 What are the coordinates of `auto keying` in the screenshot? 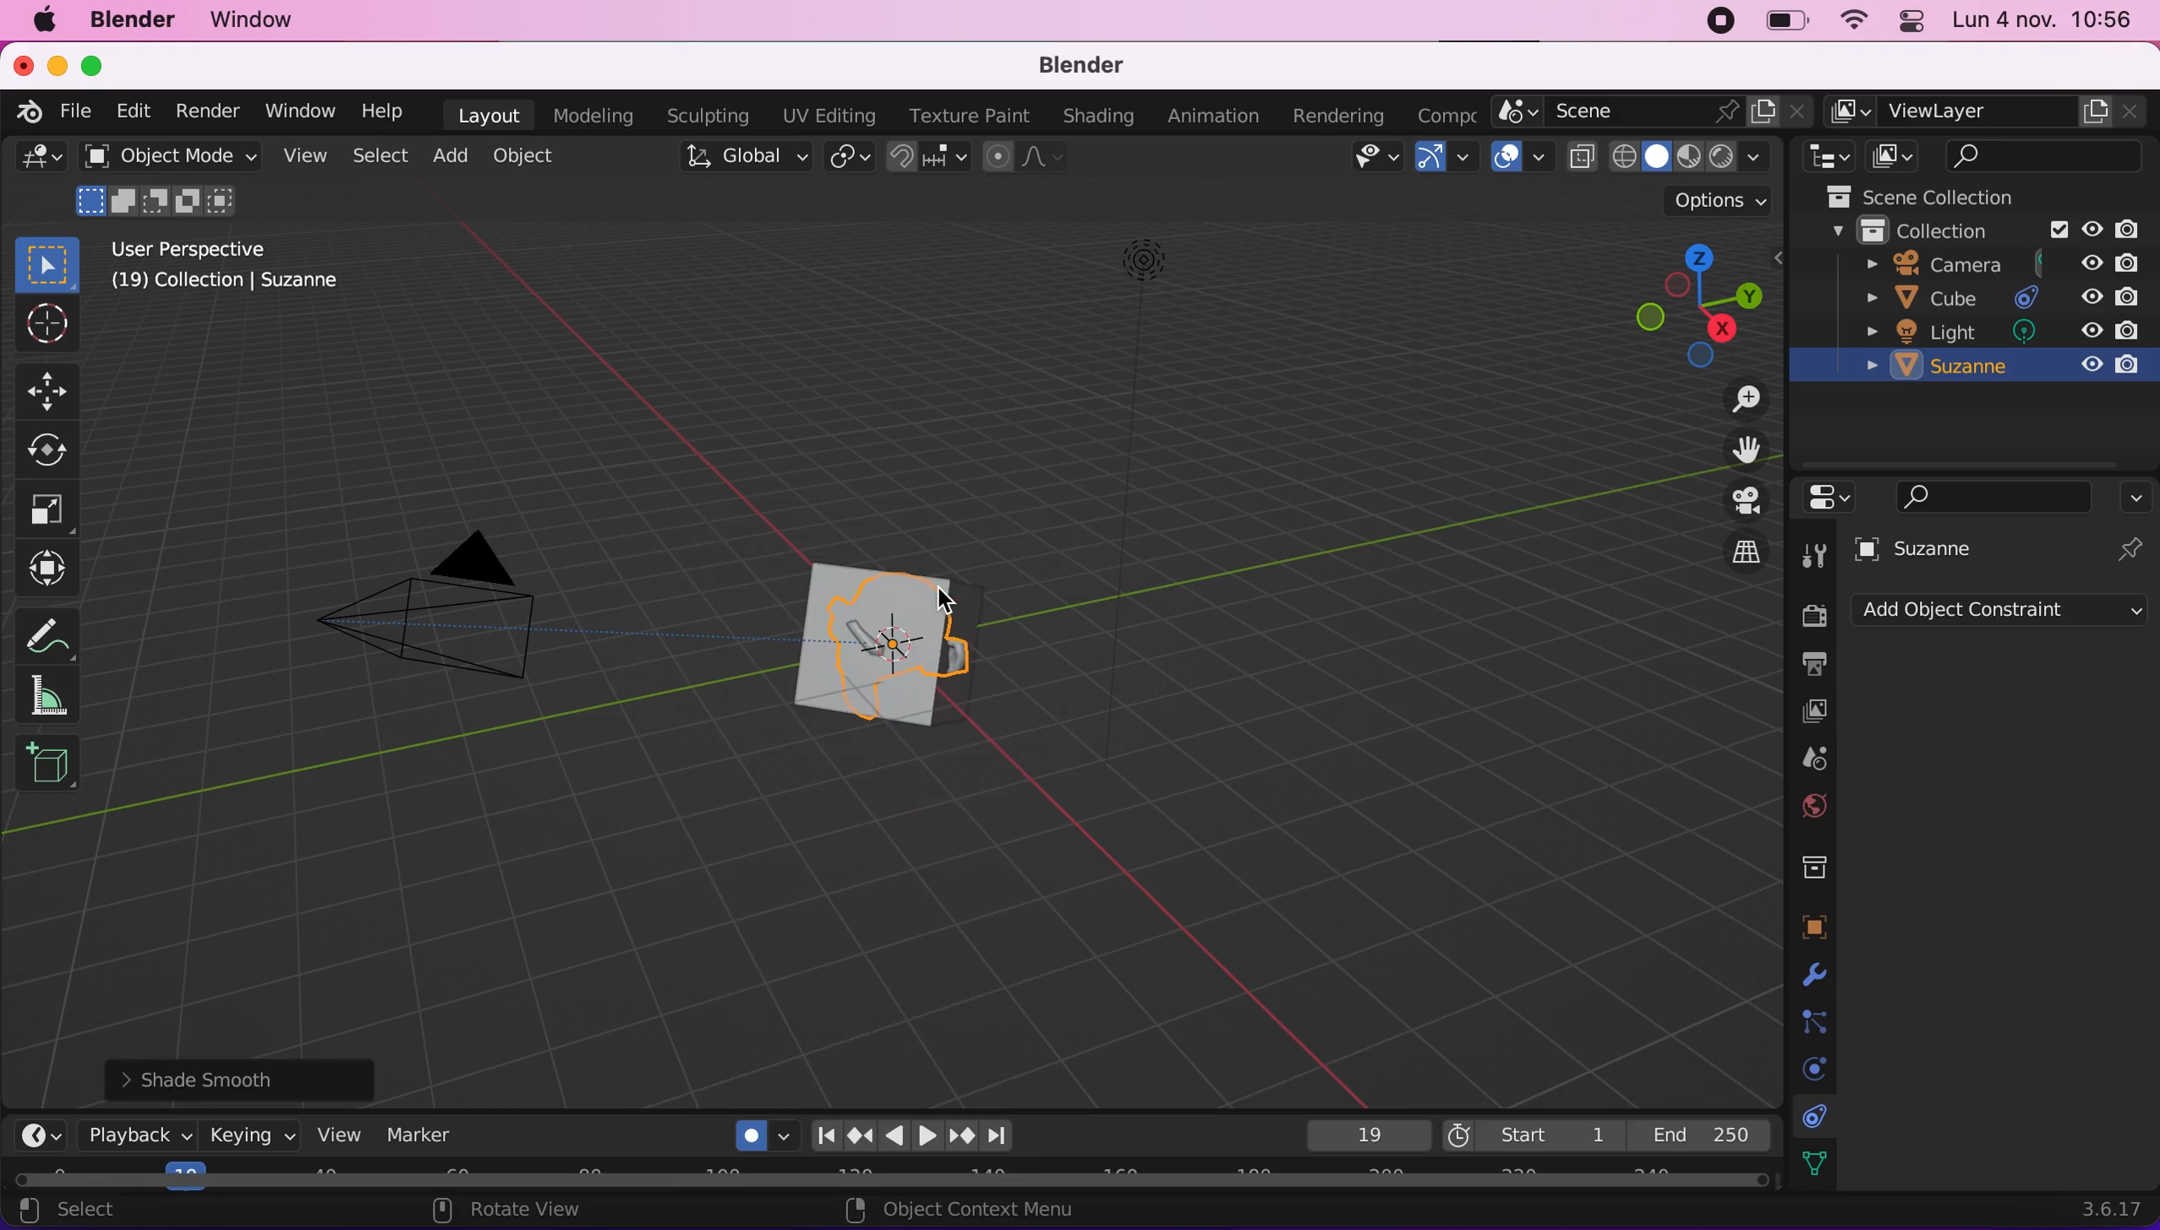 It's located at (749, 1130).